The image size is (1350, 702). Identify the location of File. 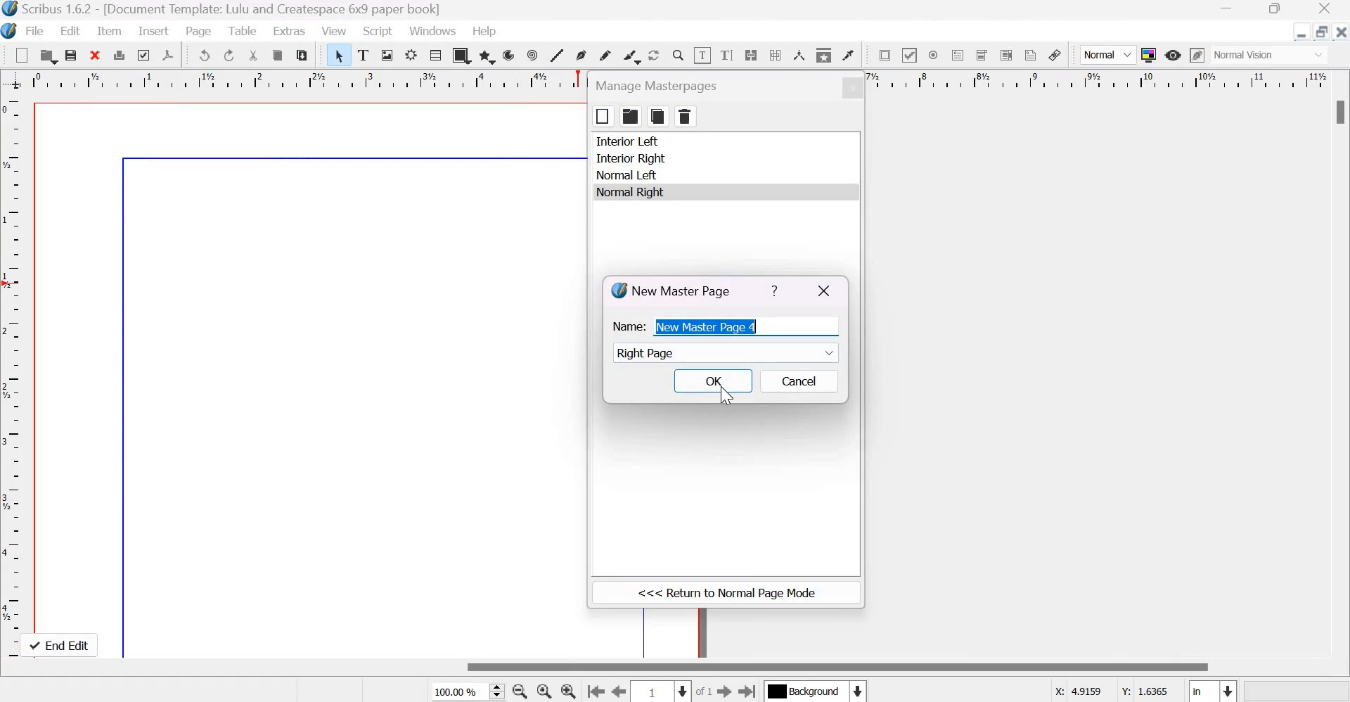
(34, 30).